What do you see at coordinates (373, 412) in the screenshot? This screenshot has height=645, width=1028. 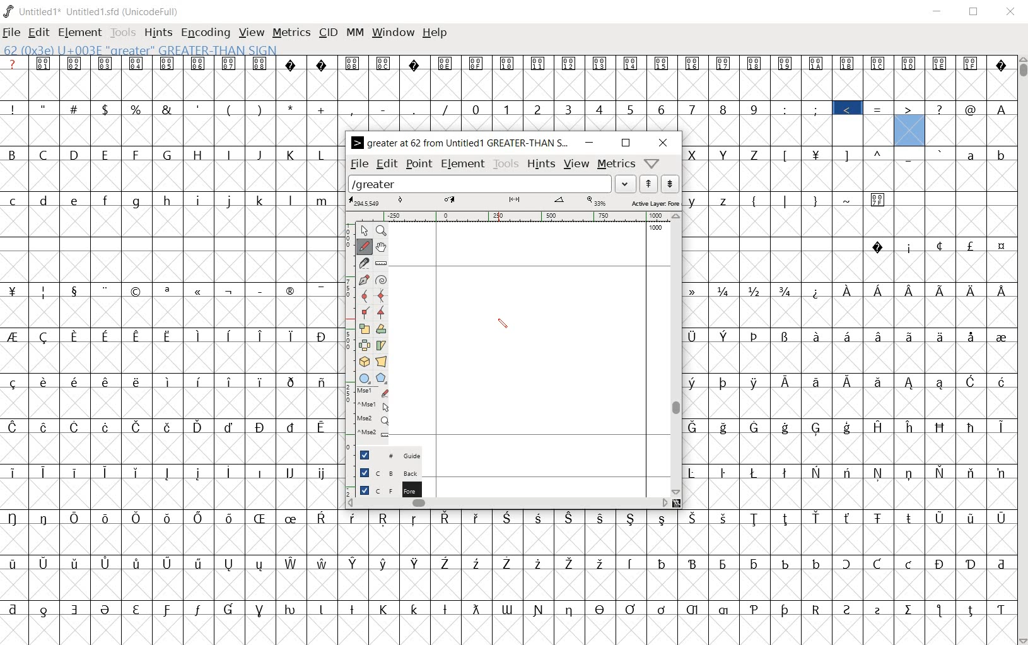 I see `mse1 mse1 mse2 mse2` at bounding box center [373, 412].